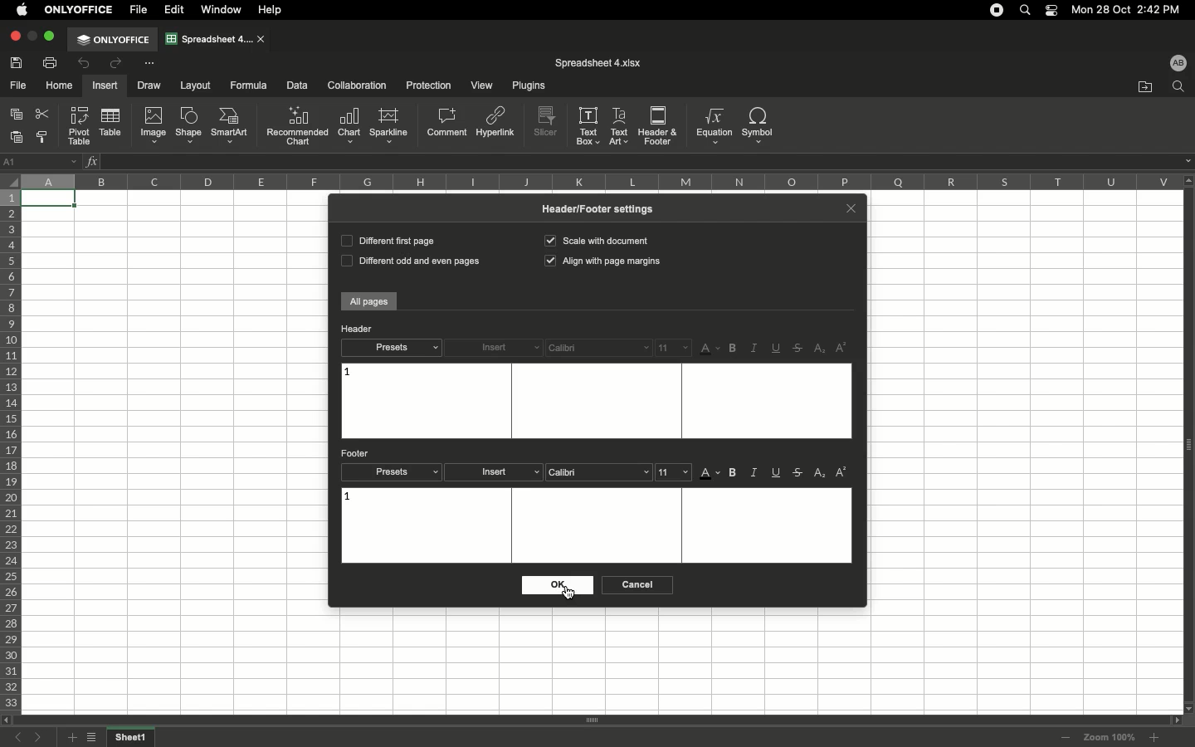 Image resolution: width=1195 pixels, height=747 pixels. What do you see at coordinates (387, 240) in the screenshot?
I see `Different first page` at bounding box center [387, 240].